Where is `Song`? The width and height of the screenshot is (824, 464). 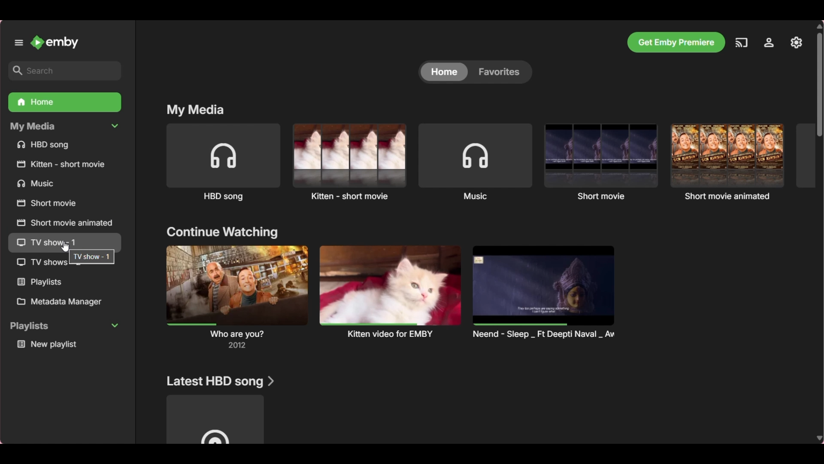
Song is located at coordinates (223, 162).